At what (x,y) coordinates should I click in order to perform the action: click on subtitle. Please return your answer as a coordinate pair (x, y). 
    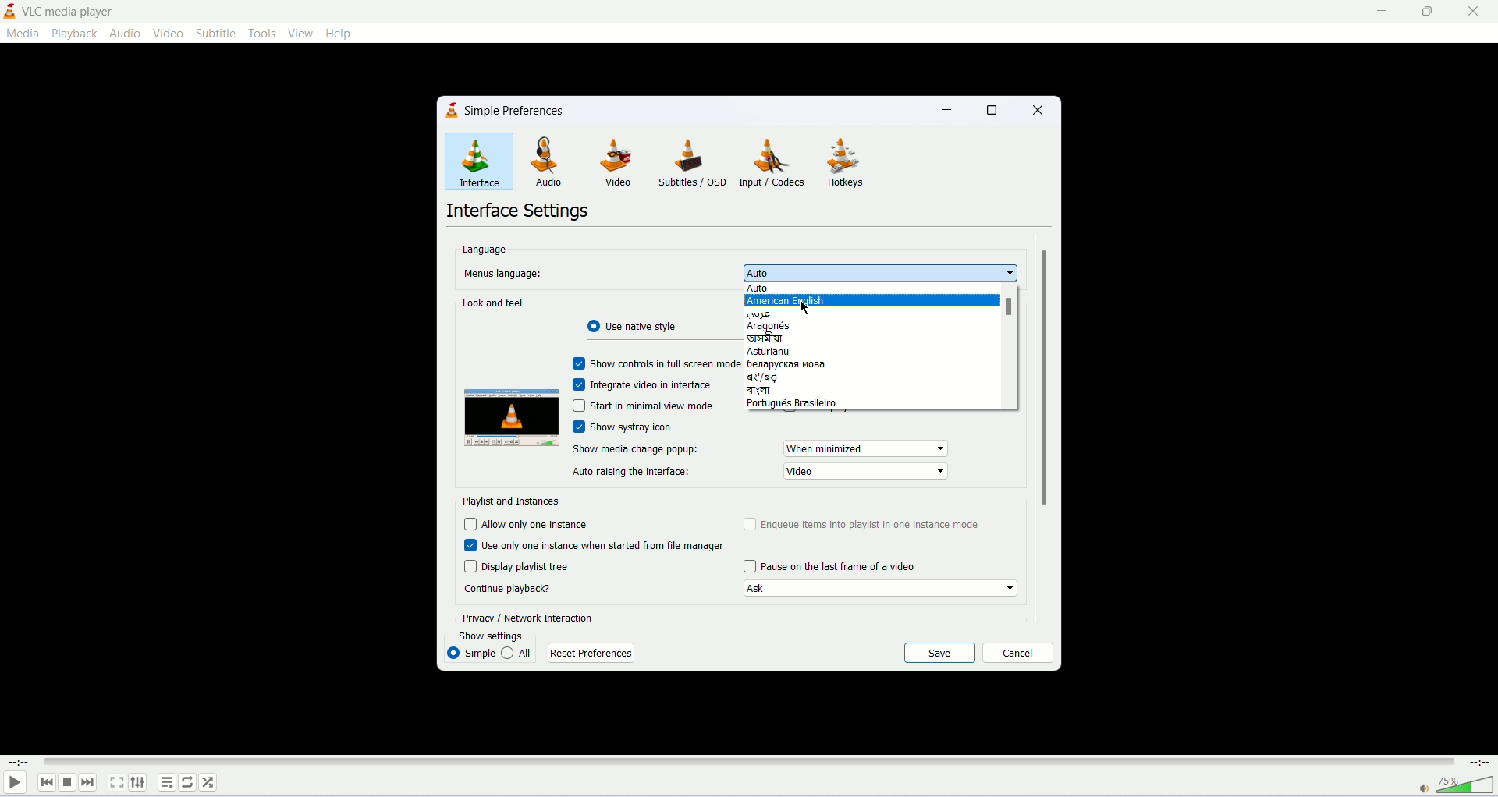
    Looking at the image, I should click on (218, 34).